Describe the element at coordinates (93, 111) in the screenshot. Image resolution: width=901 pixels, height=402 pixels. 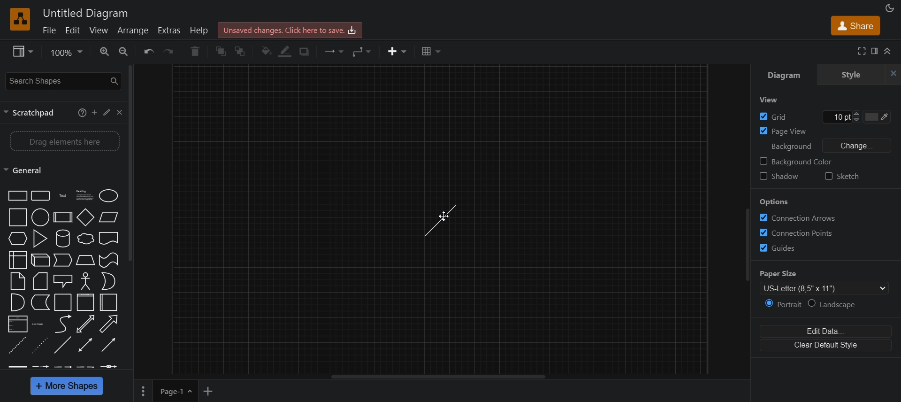
I see `add` at that location.